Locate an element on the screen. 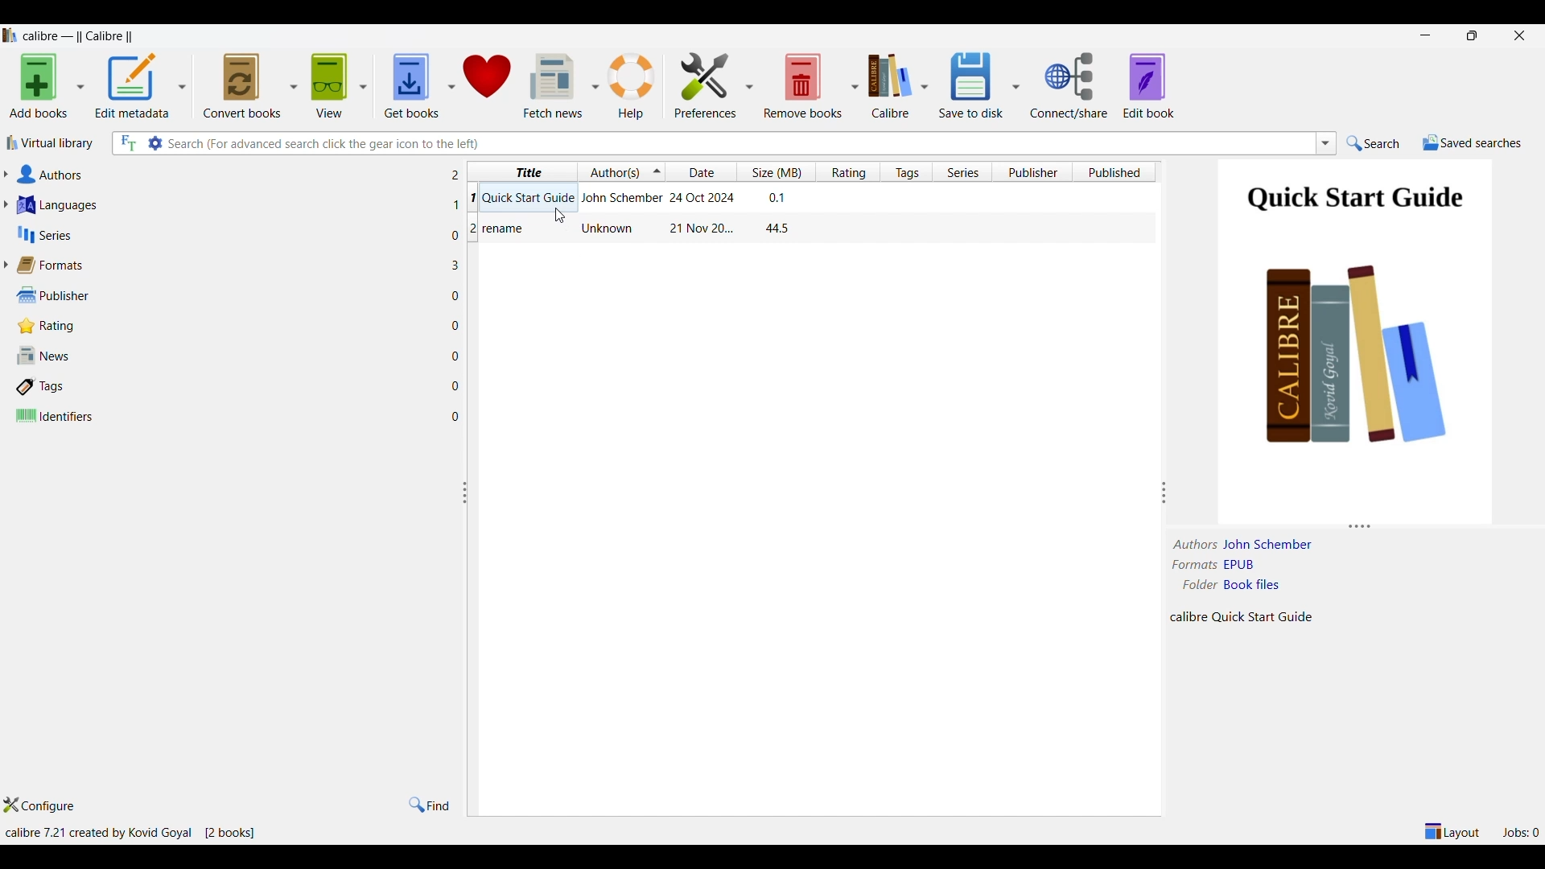 This screenshot has height=869, width=1545. Authors column, current sorting is located at coordinates (622, 171).